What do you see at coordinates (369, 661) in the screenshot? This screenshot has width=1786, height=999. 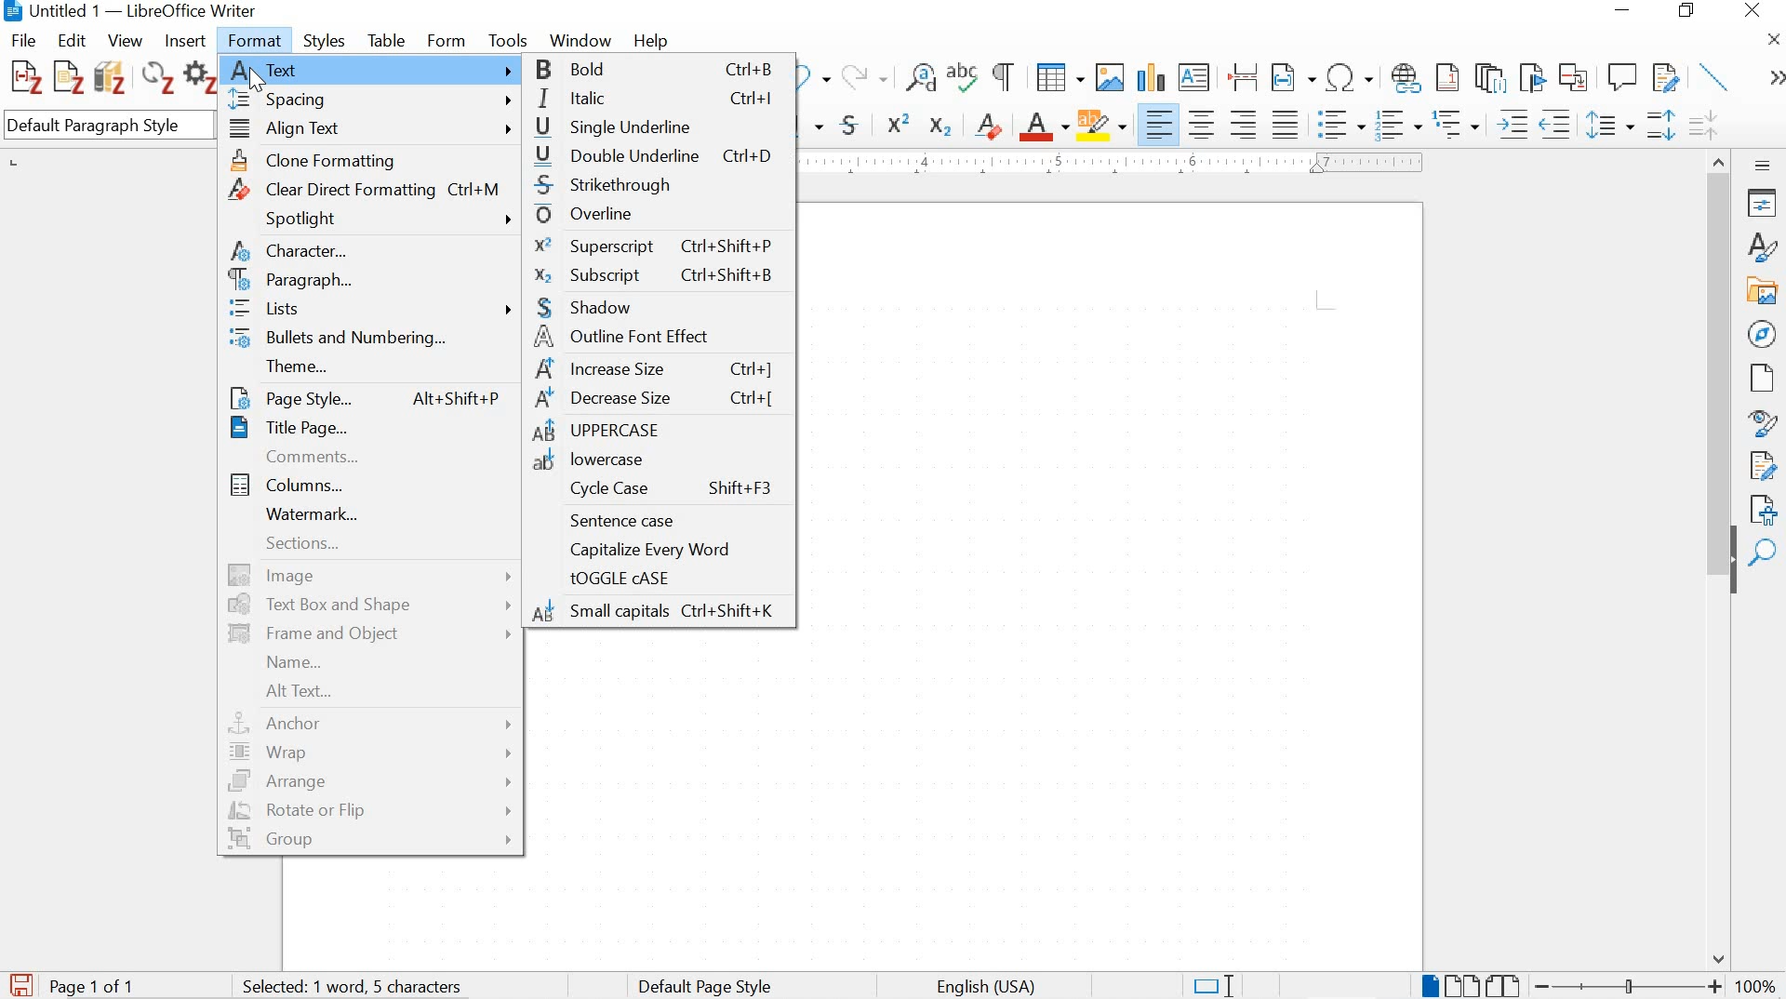 I see `name` at bounding box center [369, 661].